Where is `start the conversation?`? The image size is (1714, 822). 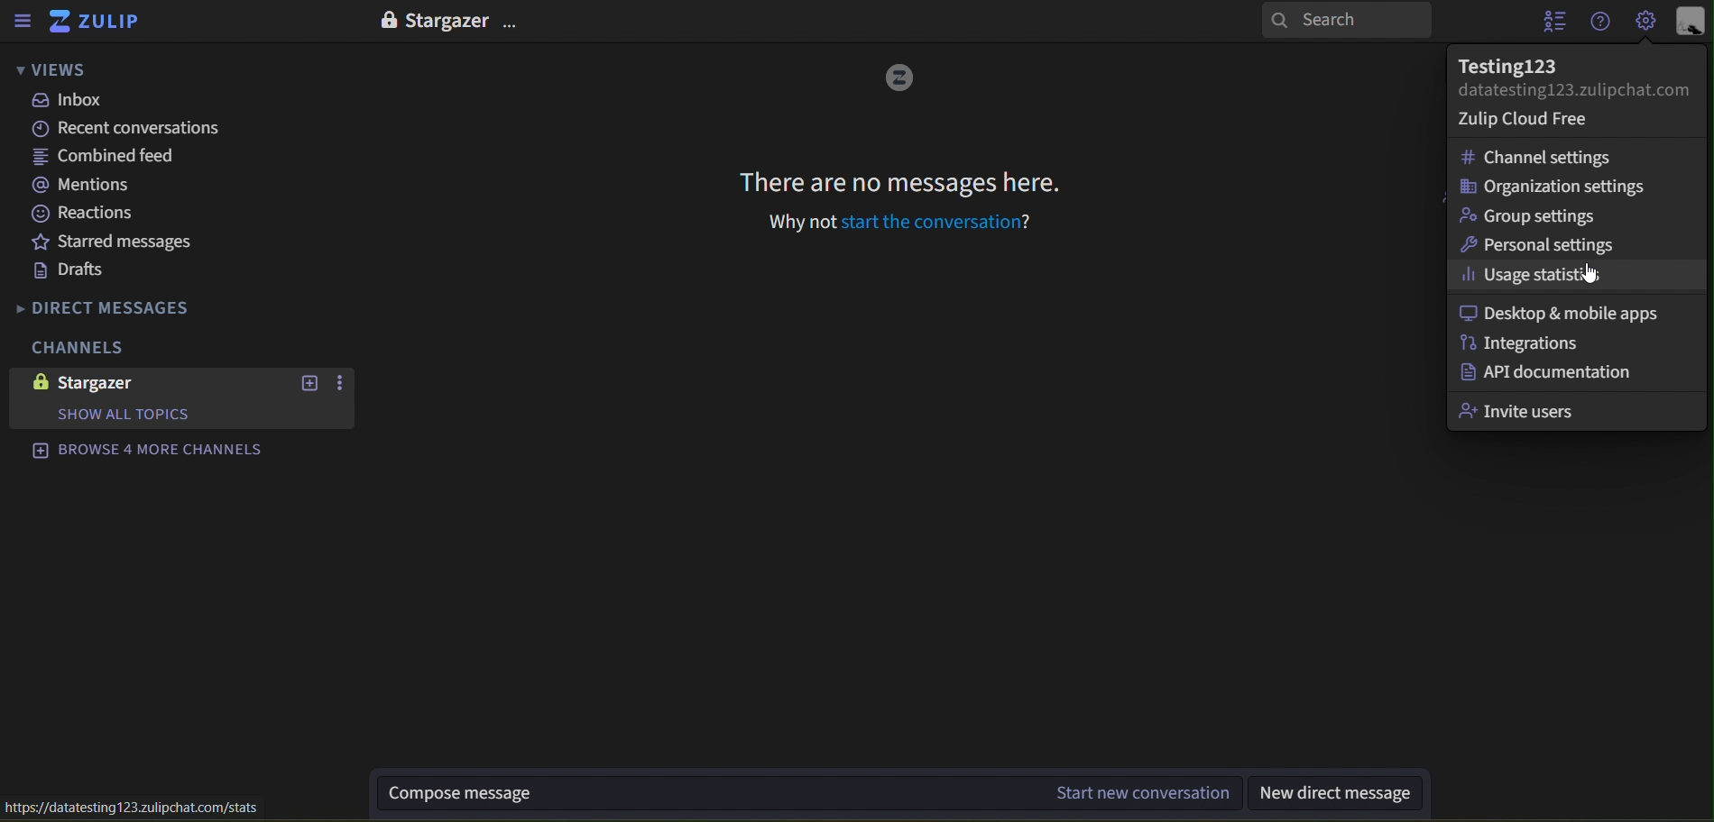
start the conversation? is located at coordinates (945, 224).